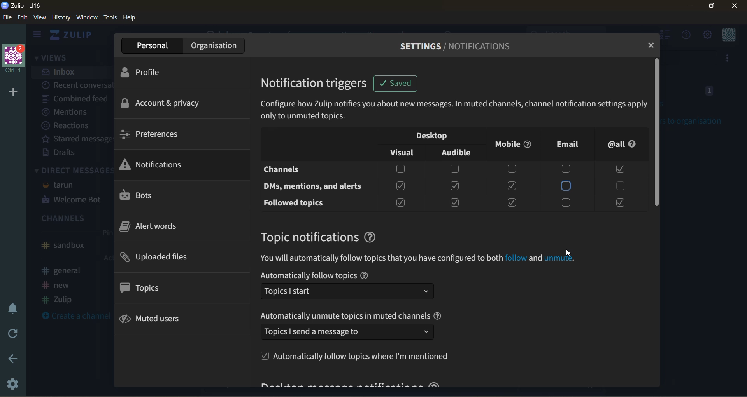 Image resolution: width=747 pixels, height=397 pixels. Describe the element at coordinates (421, 258) in the screenshot. I see `metadata` at that location.